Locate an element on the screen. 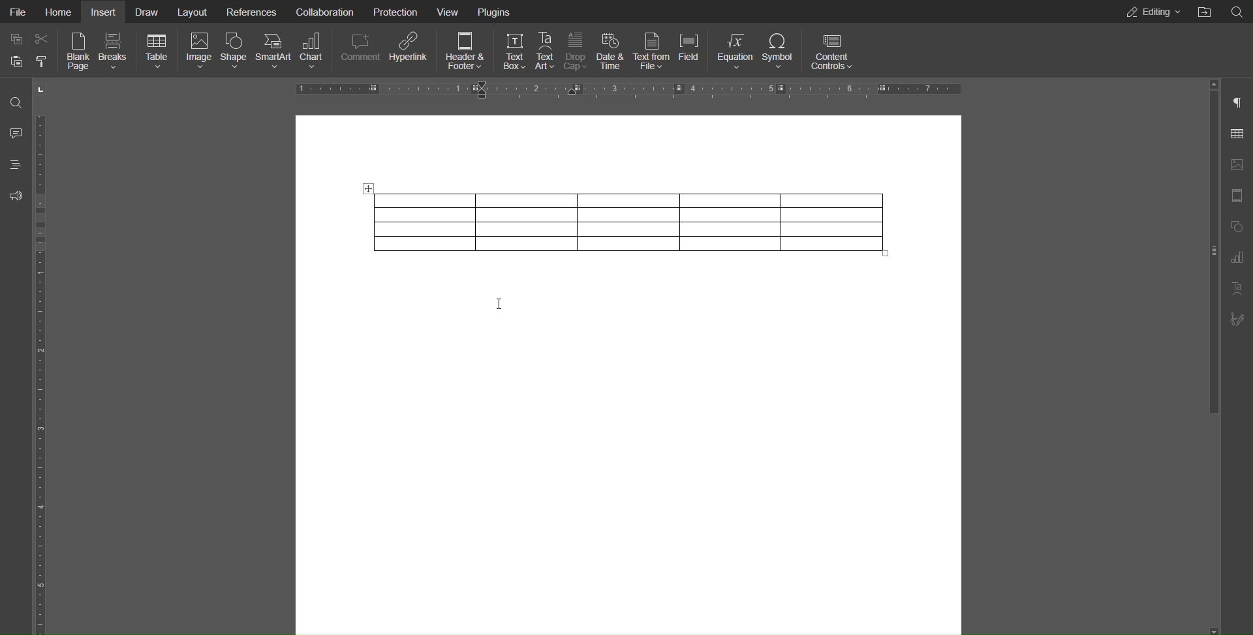  Paragraph Settings is located at coordinates (1237, 102).